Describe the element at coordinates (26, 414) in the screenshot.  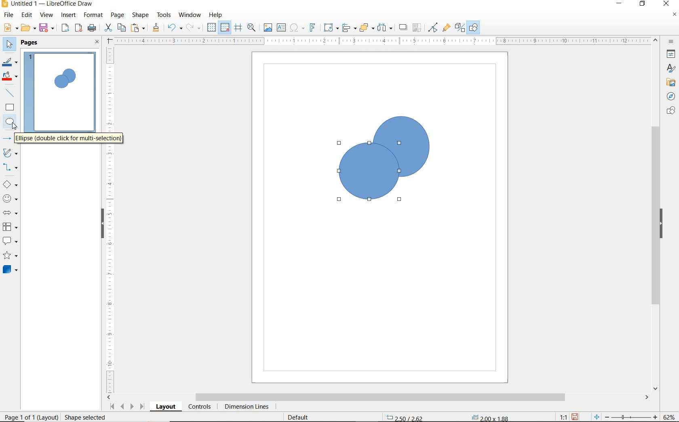
I see `PAGE 1 O 1` at that location.